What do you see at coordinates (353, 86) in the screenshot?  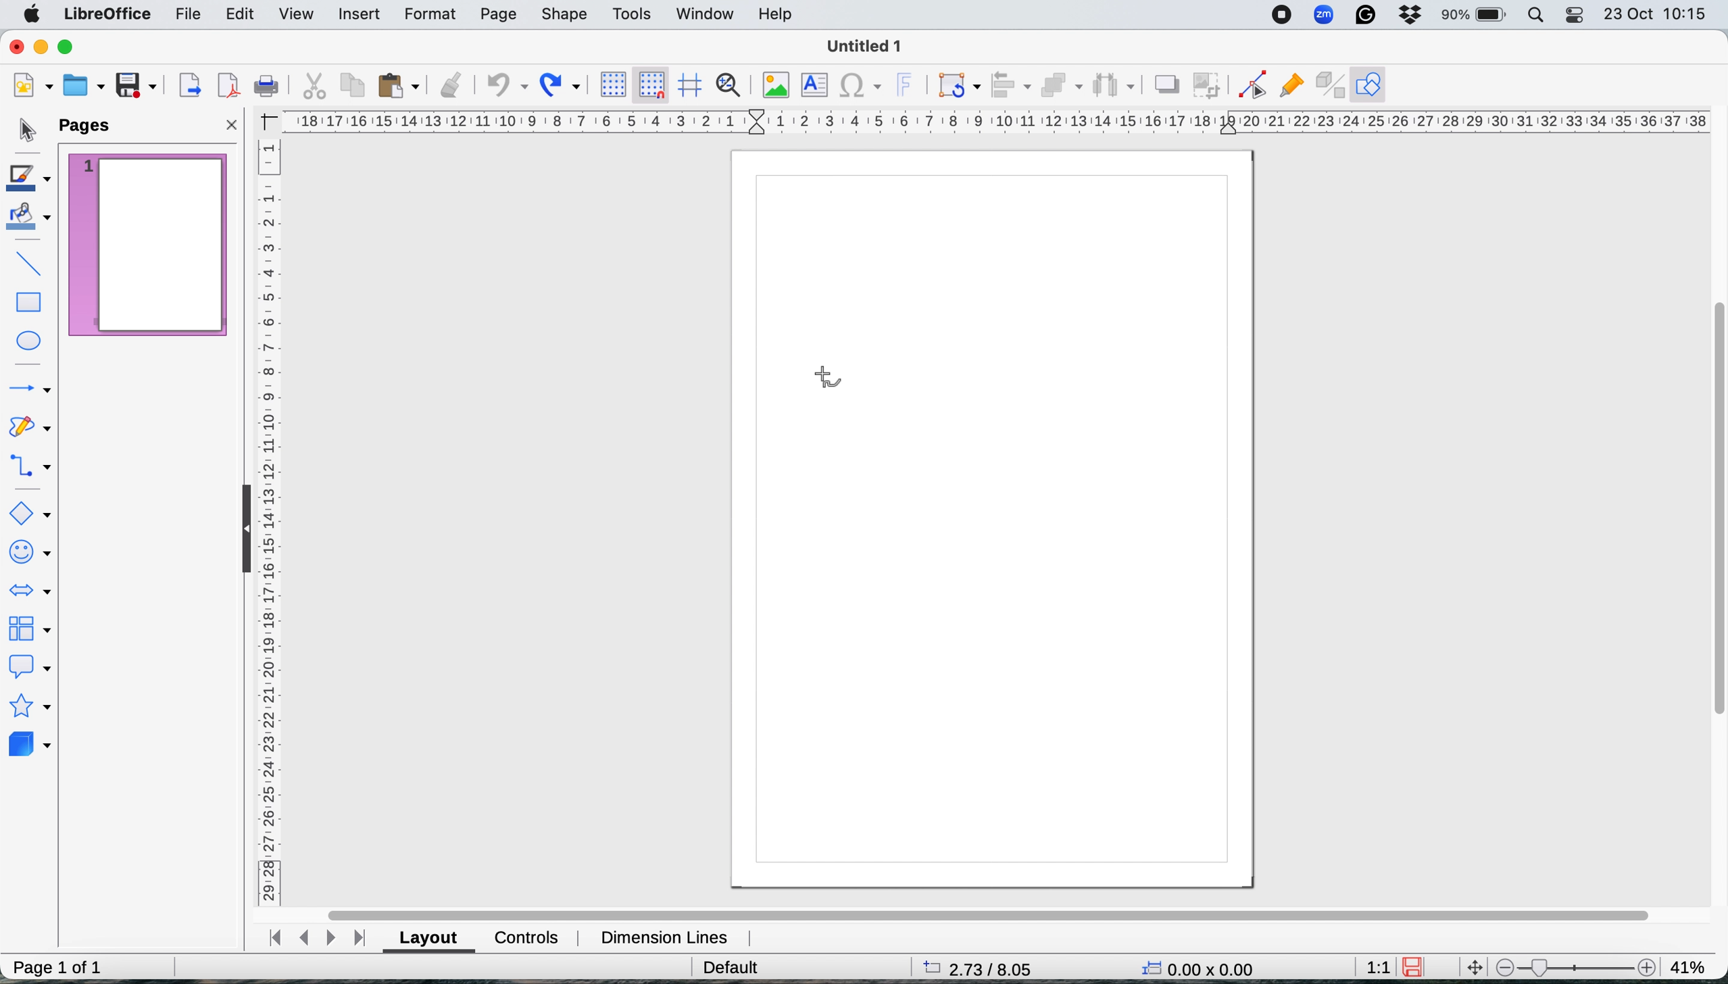 I see `copy` at bounding box center [353, 86].